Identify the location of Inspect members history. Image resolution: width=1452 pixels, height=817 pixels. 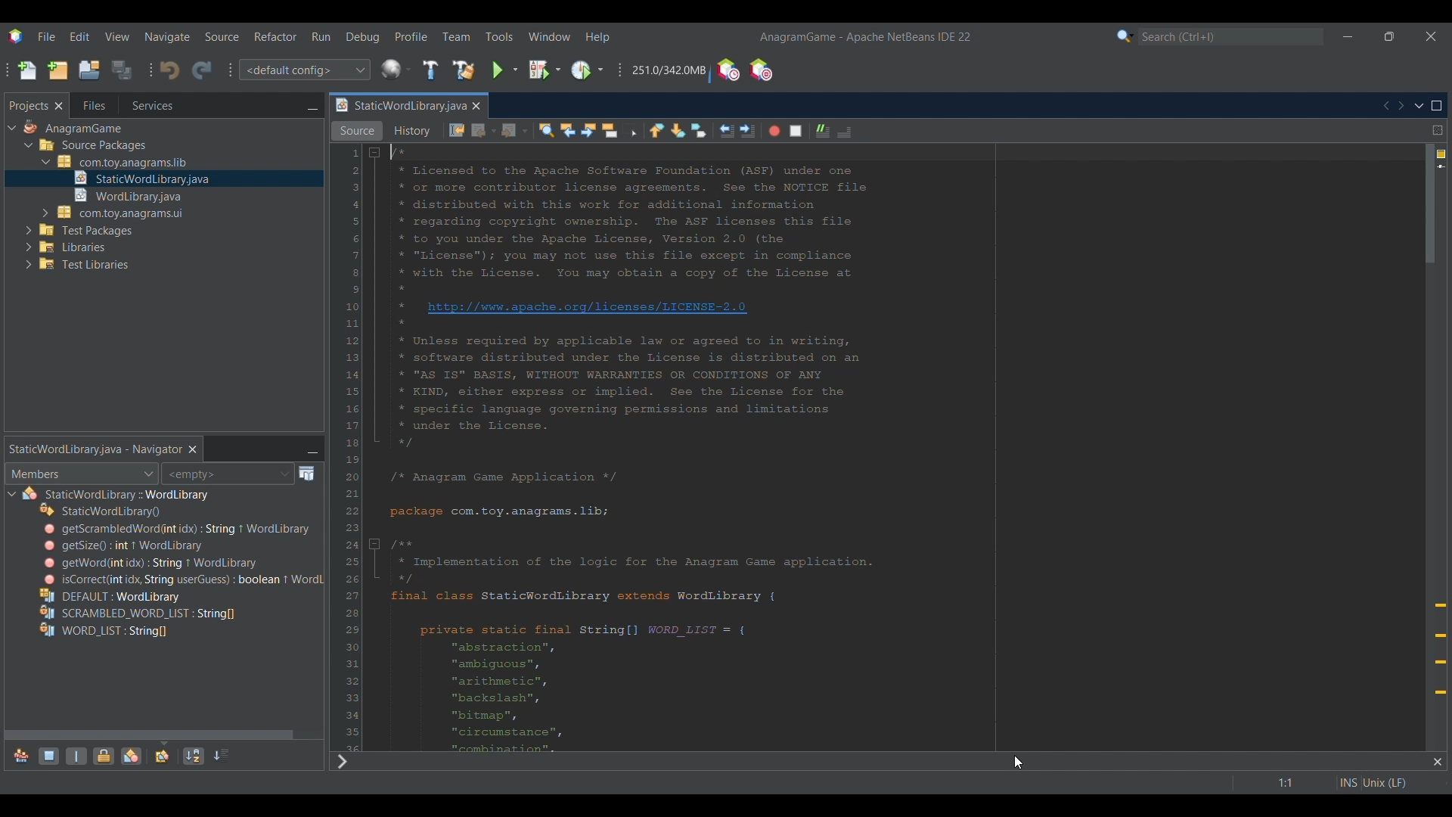
(227, 474).